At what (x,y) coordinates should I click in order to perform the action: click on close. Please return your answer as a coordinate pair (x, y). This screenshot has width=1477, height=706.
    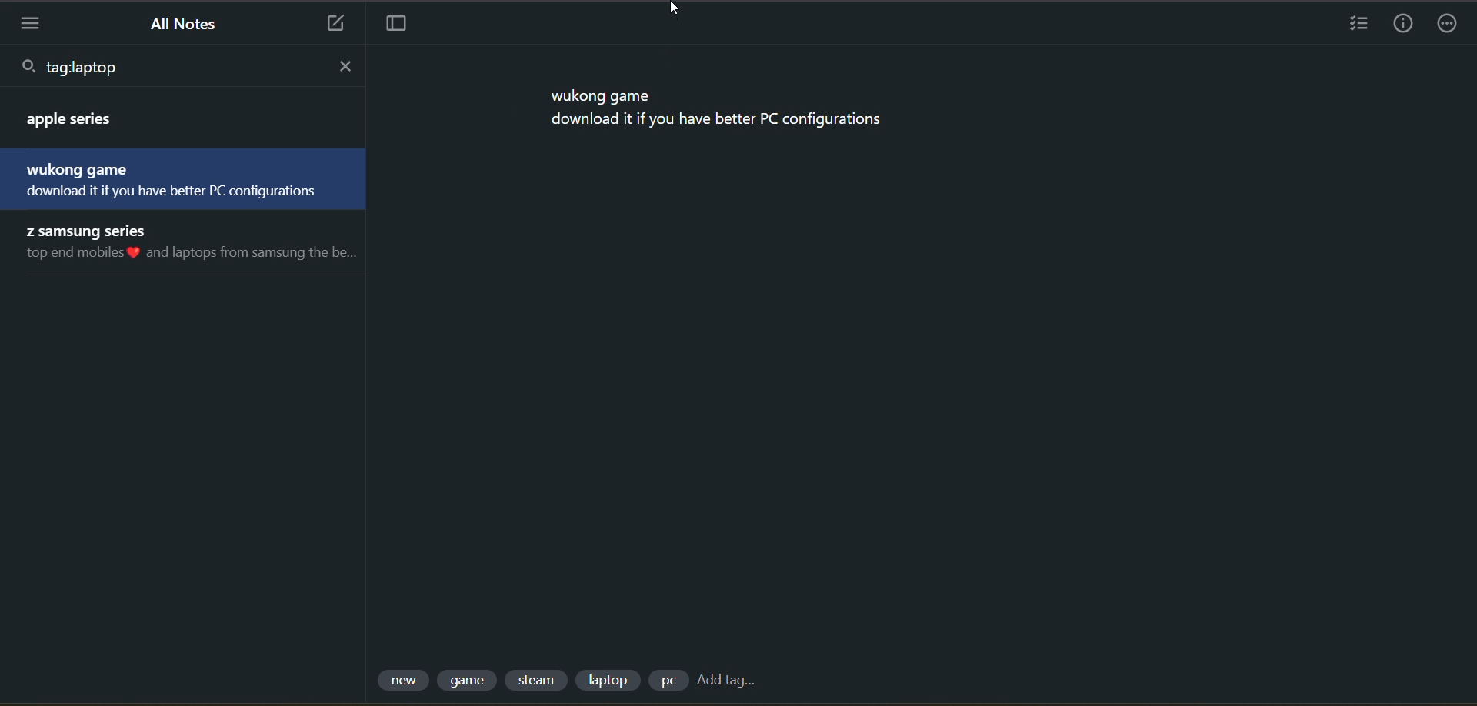
    Looking at the image, I should click on (345, 67).